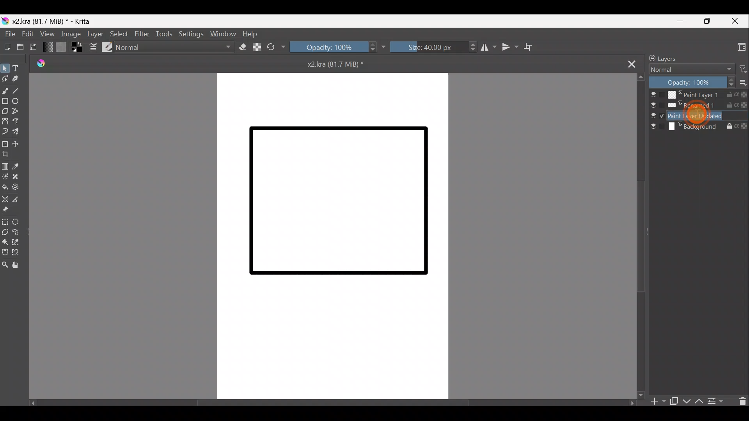 The height and width of the screenshot is (421, 749). What do you see at coordinates (94, 34) in the screenshot?
I see `Layer` at bounding box center [94, 34].